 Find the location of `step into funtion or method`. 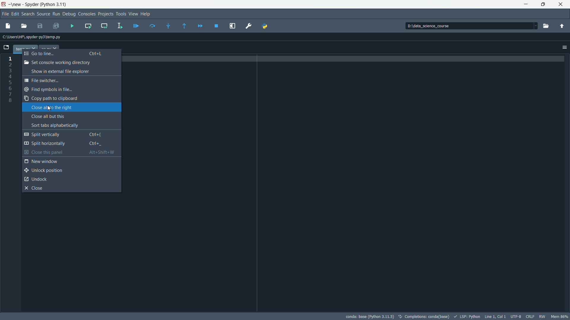

step into funtion or method is located at coordinates (171, 26).